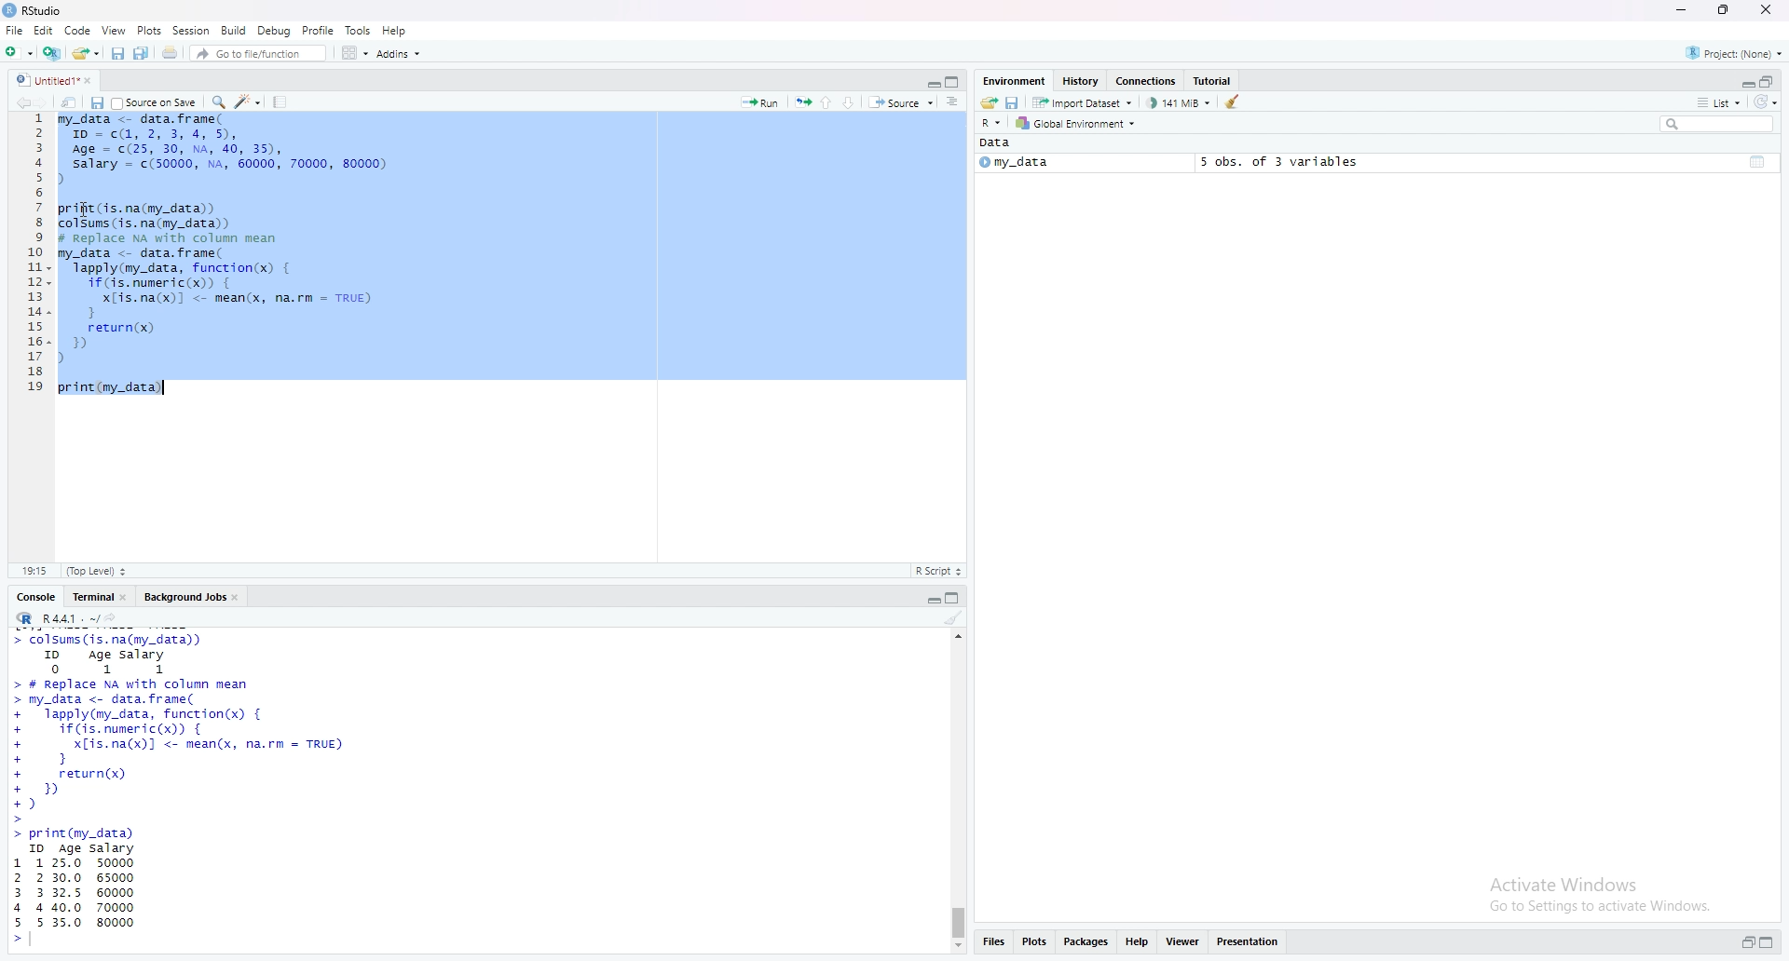 This screenshot has height=961, width=1789. I want to click on data frame set, so click(191, 789).